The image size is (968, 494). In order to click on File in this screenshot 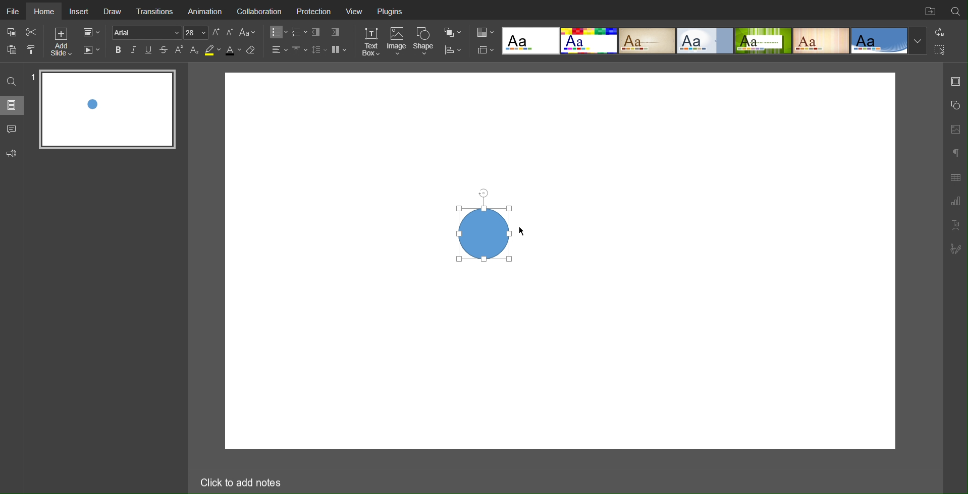, I will do `click(12, 10)`.